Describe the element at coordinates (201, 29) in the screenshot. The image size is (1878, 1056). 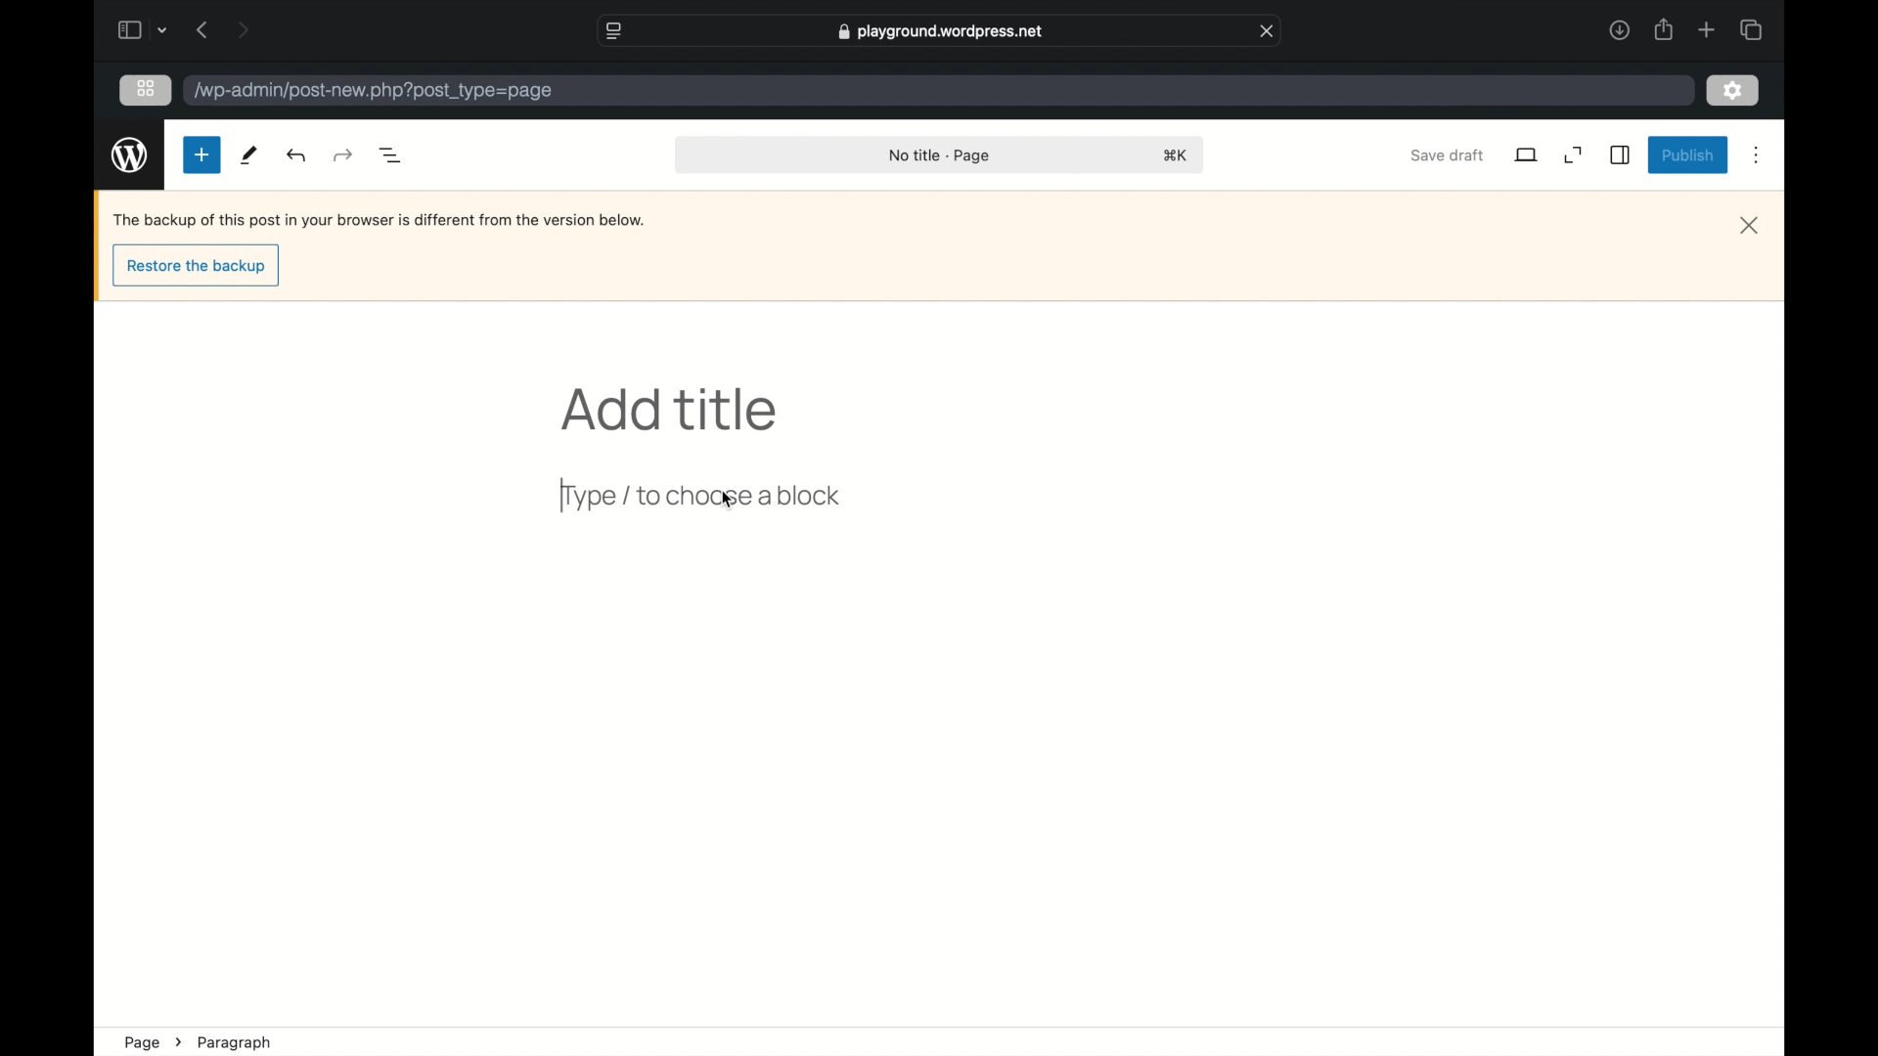
I see `previous page` at that location.